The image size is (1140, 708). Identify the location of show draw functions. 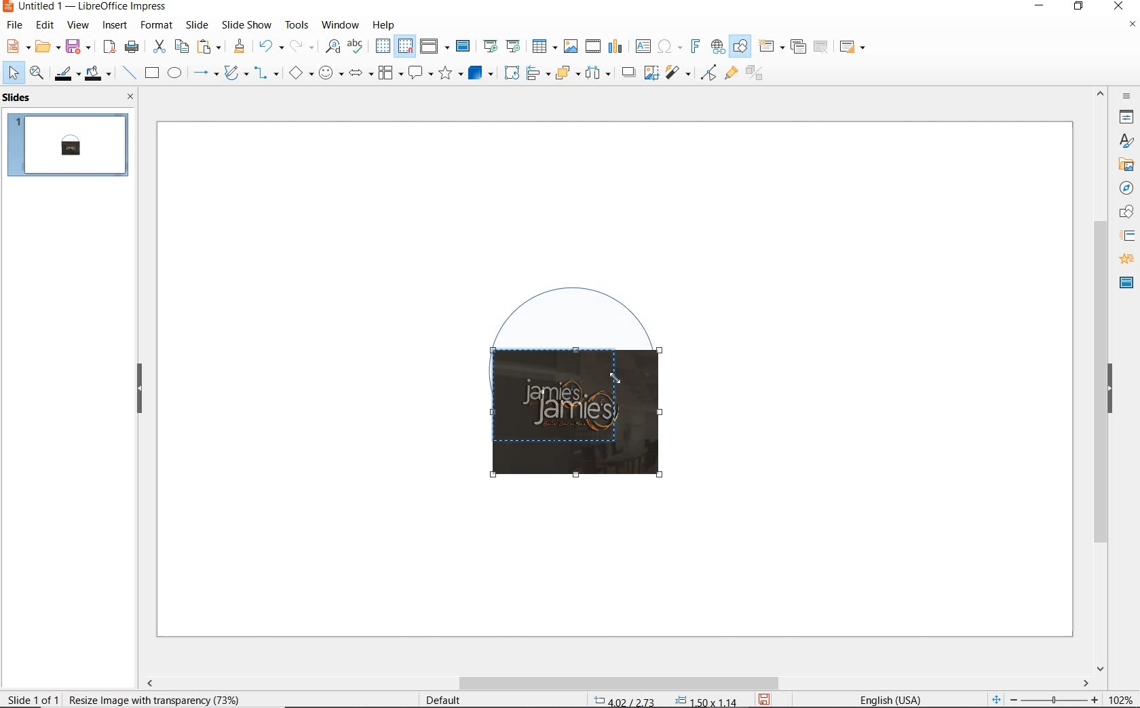
(740, 47).